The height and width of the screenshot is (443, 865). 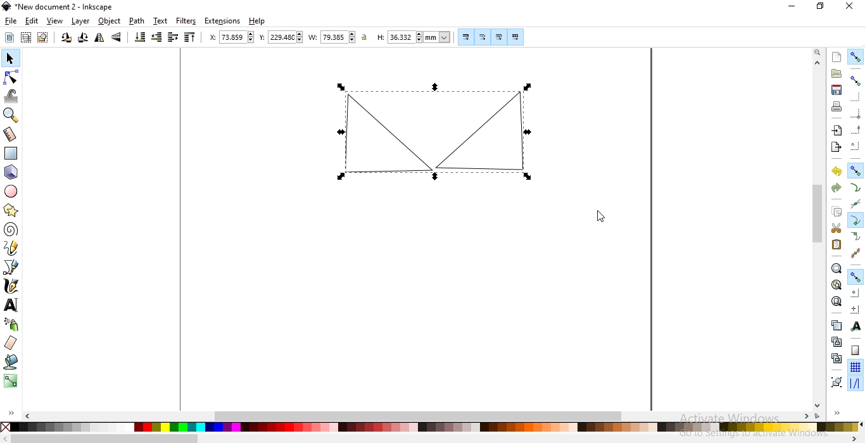 I want to click on snap text anchors and baselines, so click(x=857, y=325).